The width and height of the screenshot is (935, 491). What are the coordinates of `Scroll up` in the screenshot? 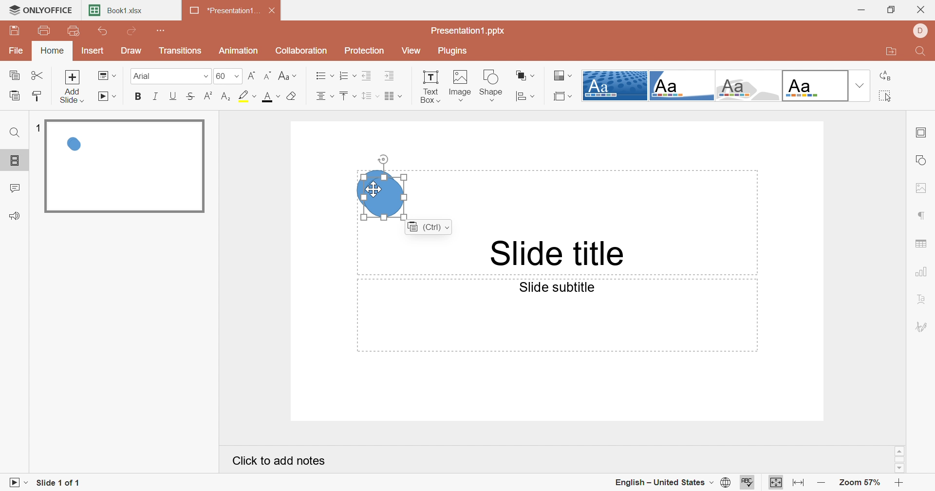 It's located at (899, 451).